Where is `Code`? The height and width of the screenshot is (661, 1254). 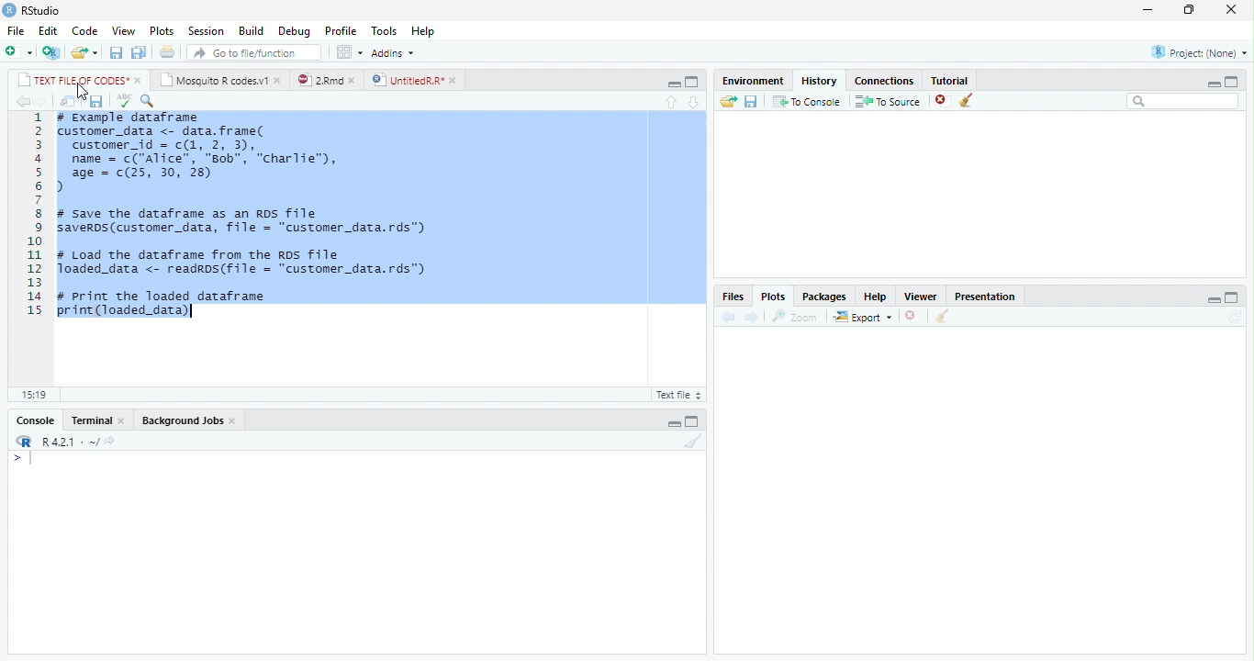
Code is located at coordinates (84, 31).